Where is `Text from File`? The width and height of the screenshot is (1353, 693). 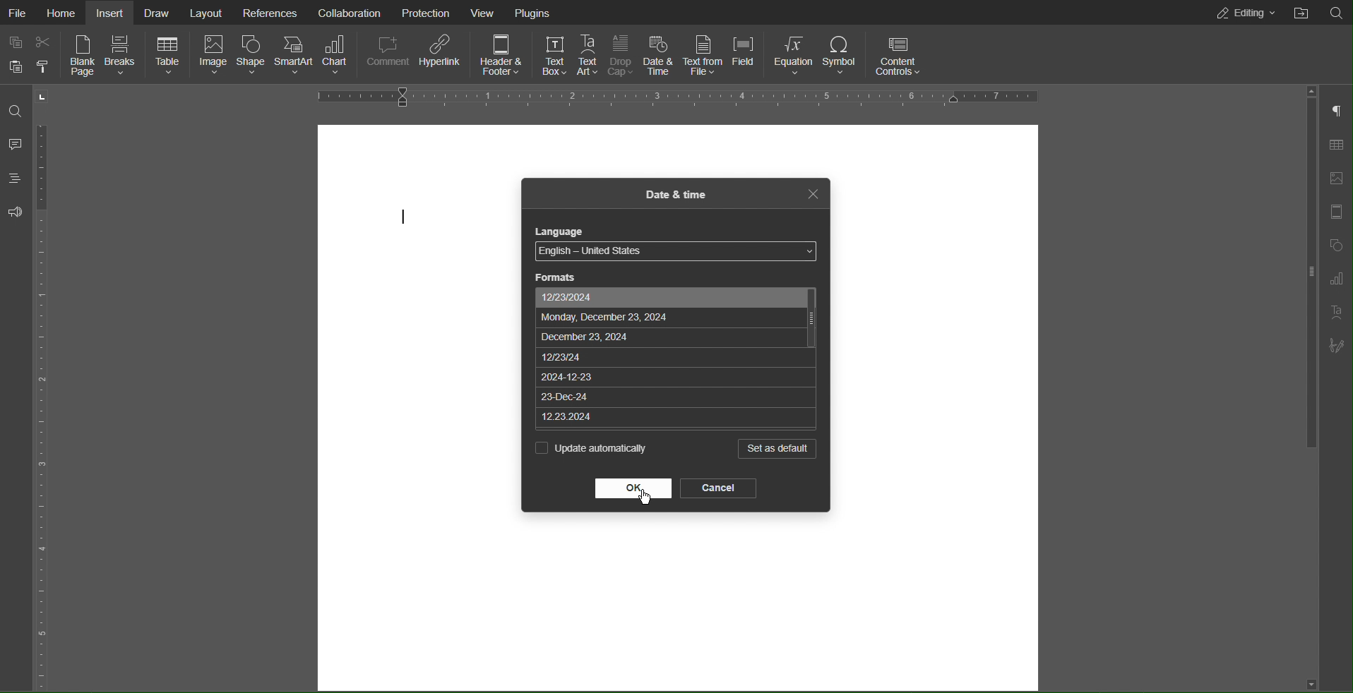 Text from File is located at coordinates (703, 54).